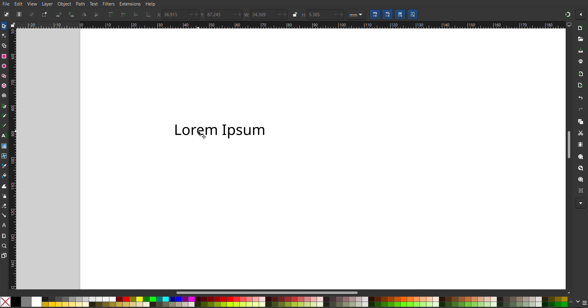 Image resolution: width=588 pixels, height=308 pixels. I want to click on Fill Color, so click(5, 175).